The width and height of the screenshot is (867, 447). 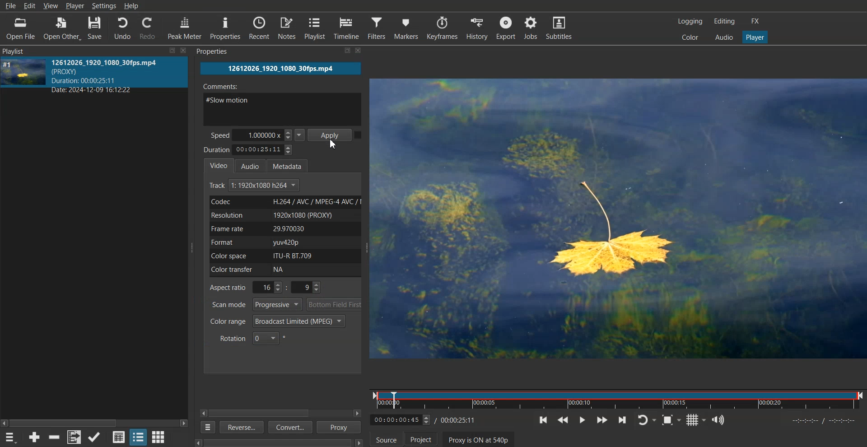 What do you see at coordinates (253, 338) in the screenshot?
I see `Rotation` at bounding box center [253, 338].